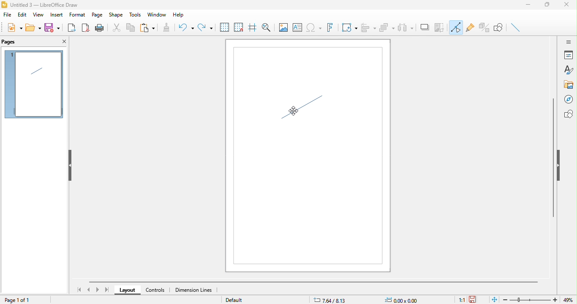 This screenshot has height=304, width=577. What do you see at coordinates (501, 28) in the screenshot?
I see `show the draw function` at bounding box center [501, 28].